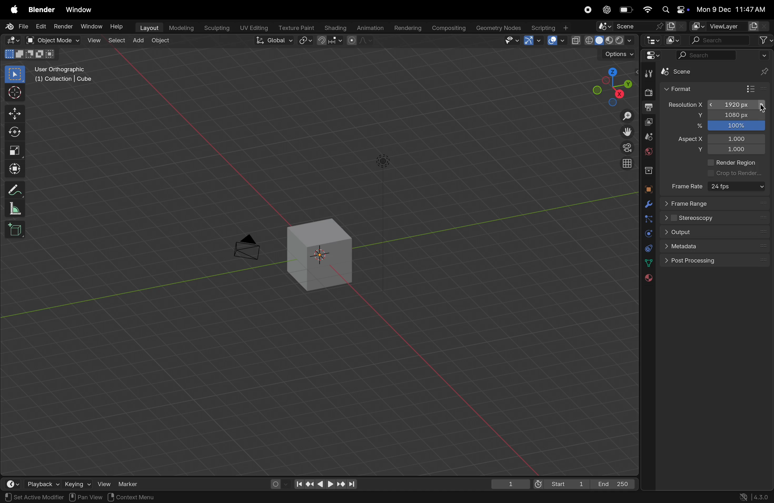 The image size is (774, 503). What do you see at coordinates (688, 141) in the screenshot?
I see `Aspect` at bounding box center [688, 141].